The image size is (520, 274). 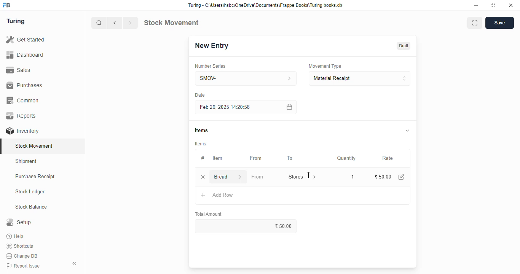 What do you see at coordinates (383, 177) in the screenshot?
I see `₹50.00` at bounding box center [383, 177].